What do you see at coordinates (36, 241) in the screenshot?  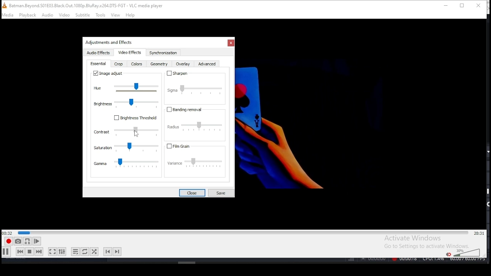 I see `frame by frame` at bounding box center [36, 241].